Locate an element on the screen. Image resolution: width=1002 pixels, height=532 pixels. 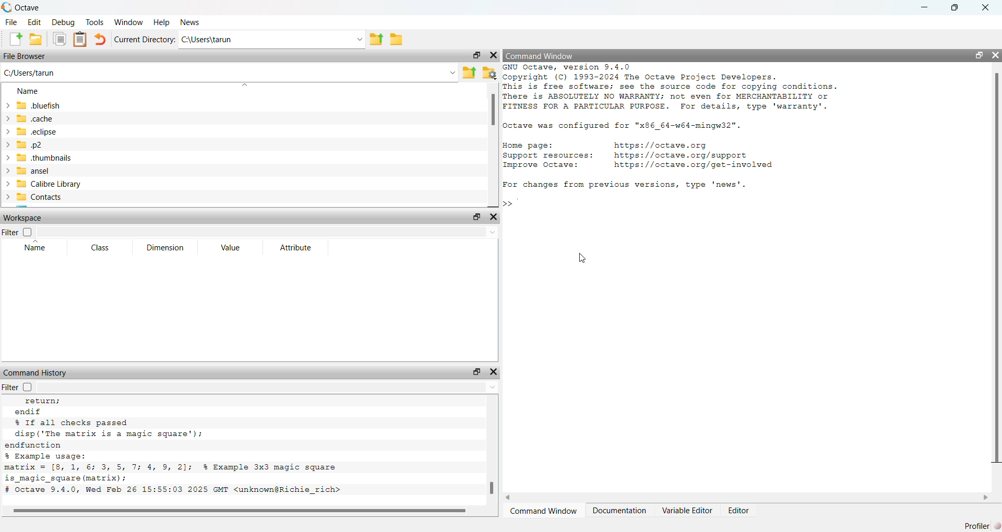
.p2 is located at coordinates (24, 145).